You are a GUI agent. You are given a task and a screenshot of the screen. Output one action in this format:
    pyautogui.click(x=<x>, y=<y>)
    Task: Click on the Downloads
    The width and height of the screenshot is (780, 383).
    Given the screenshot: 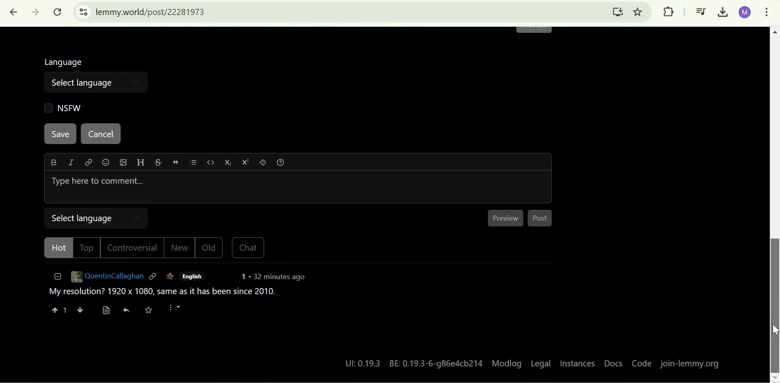 What is the action you would take?
    pyautogui.click(x=724, y=13)
    